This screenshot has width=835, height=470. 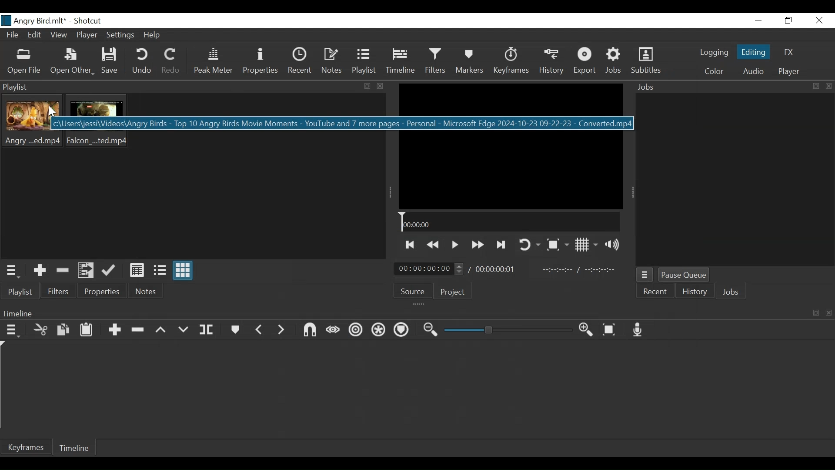 I want to click on Playlist, so click(x=20, y=292).